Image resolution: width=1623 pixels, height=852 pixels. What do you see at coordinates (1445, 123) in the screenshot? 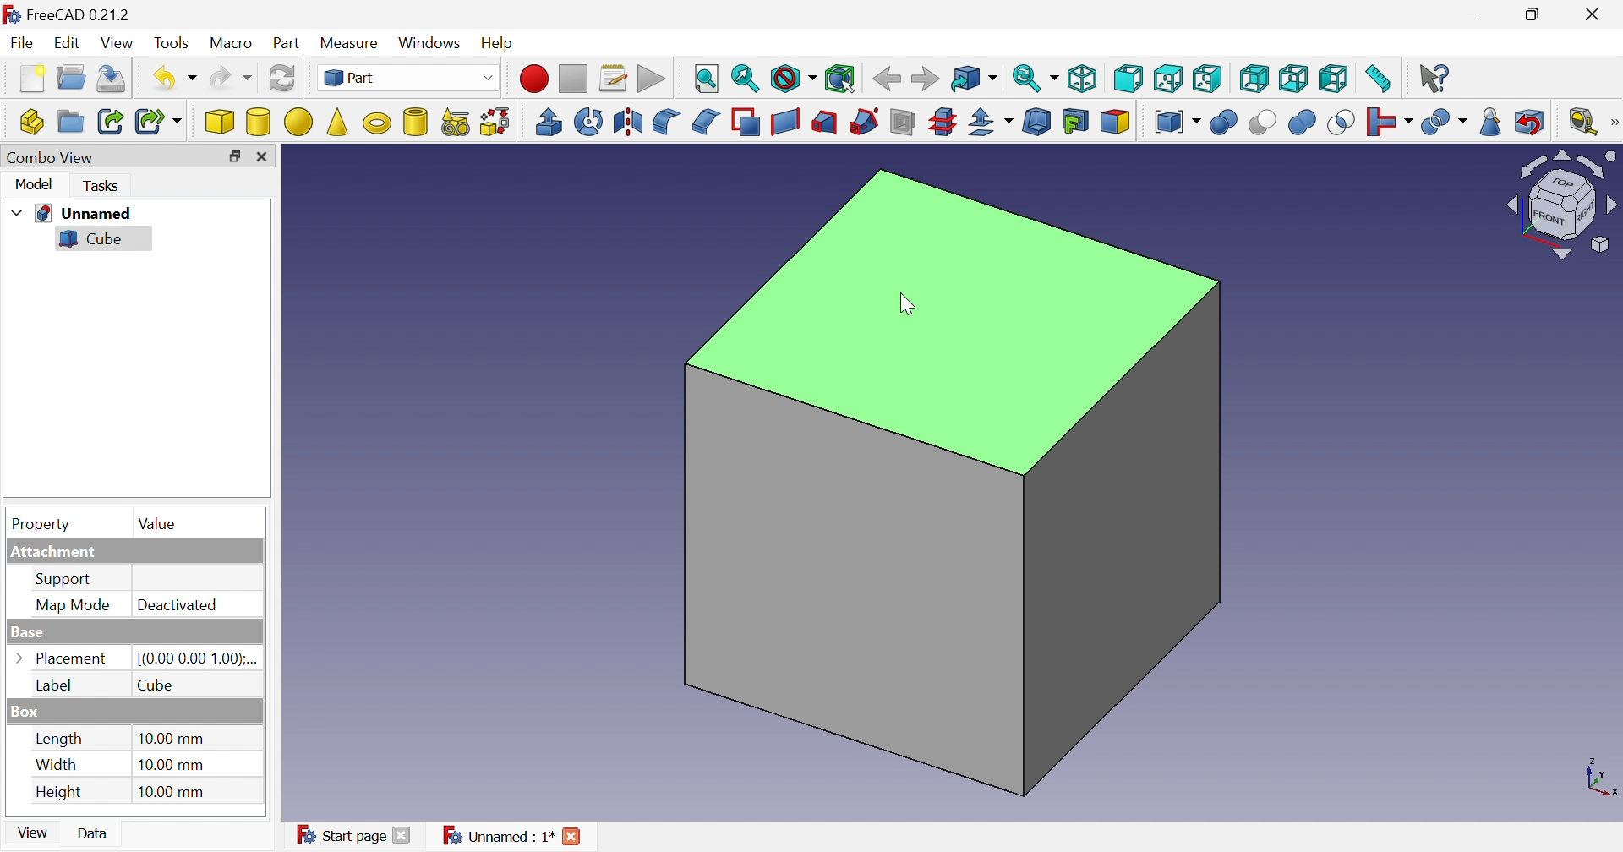
I see `Split objects` at bounding box center [1445, 123].